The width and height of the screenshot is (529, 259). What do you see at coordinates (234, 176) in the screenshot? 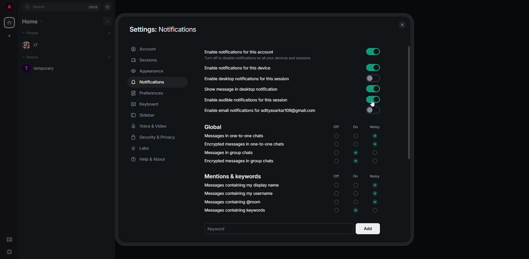
I see `mentions & keywords` at bounding box center [234, 176].